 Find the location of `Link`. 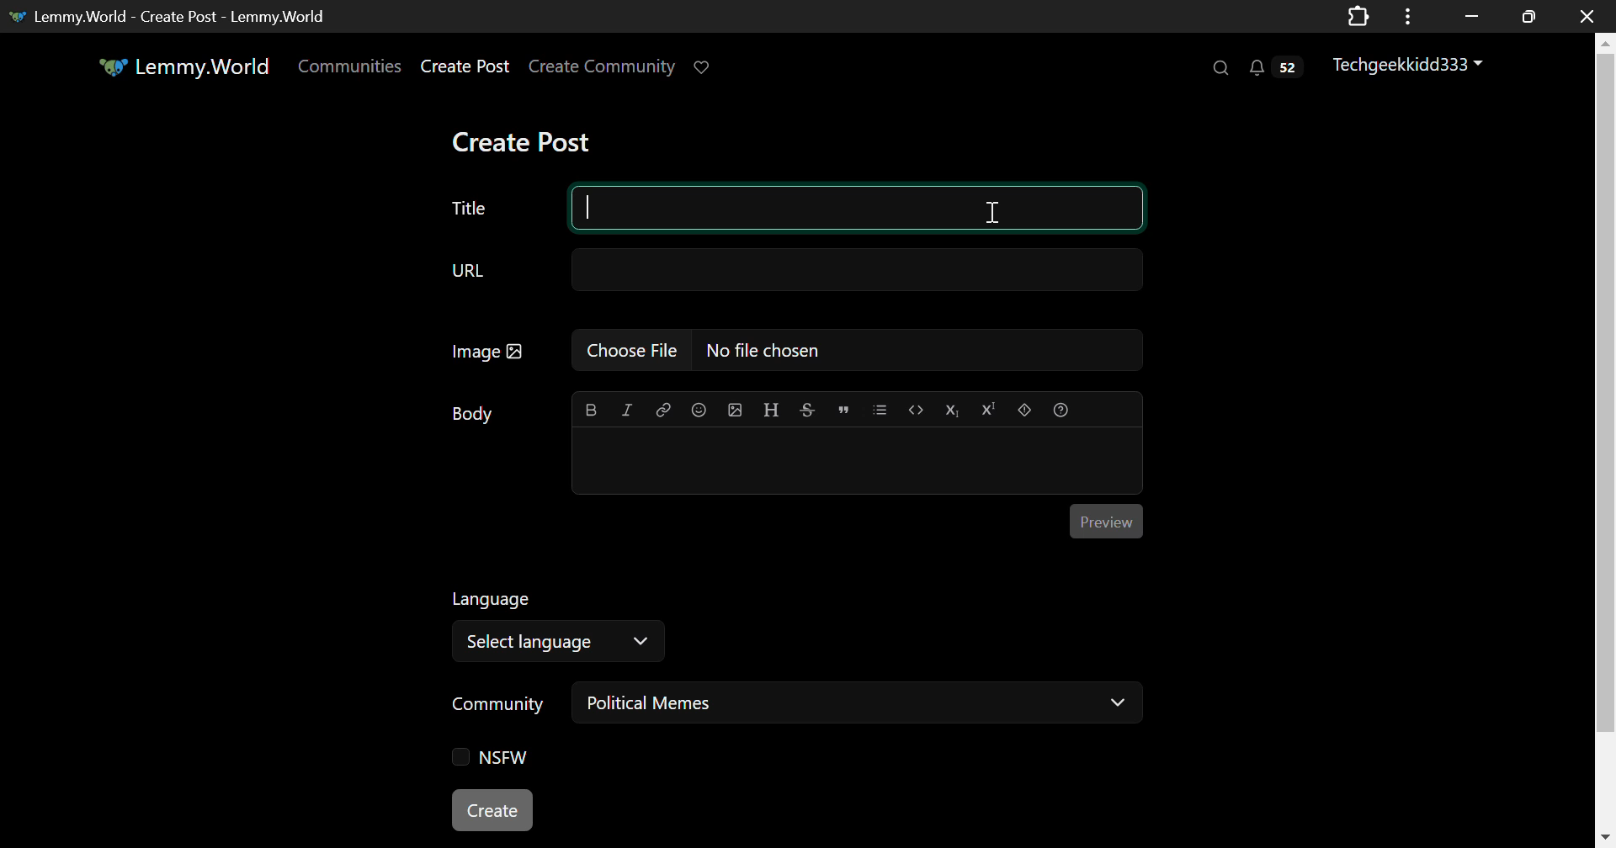

Link is located at coordinates (663, 408).